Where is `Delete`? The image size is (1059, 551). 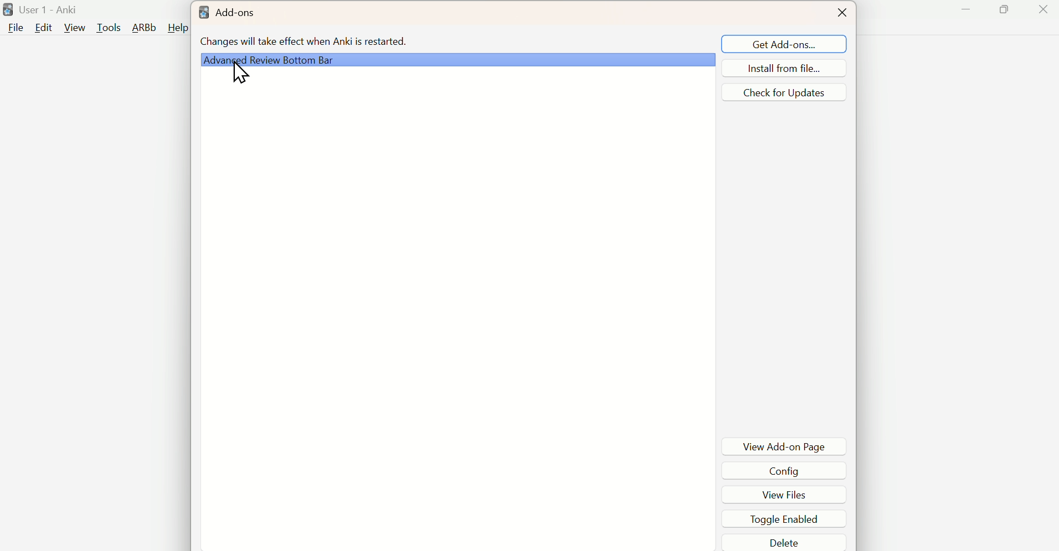
Delete is located at coordinates (784, 543).